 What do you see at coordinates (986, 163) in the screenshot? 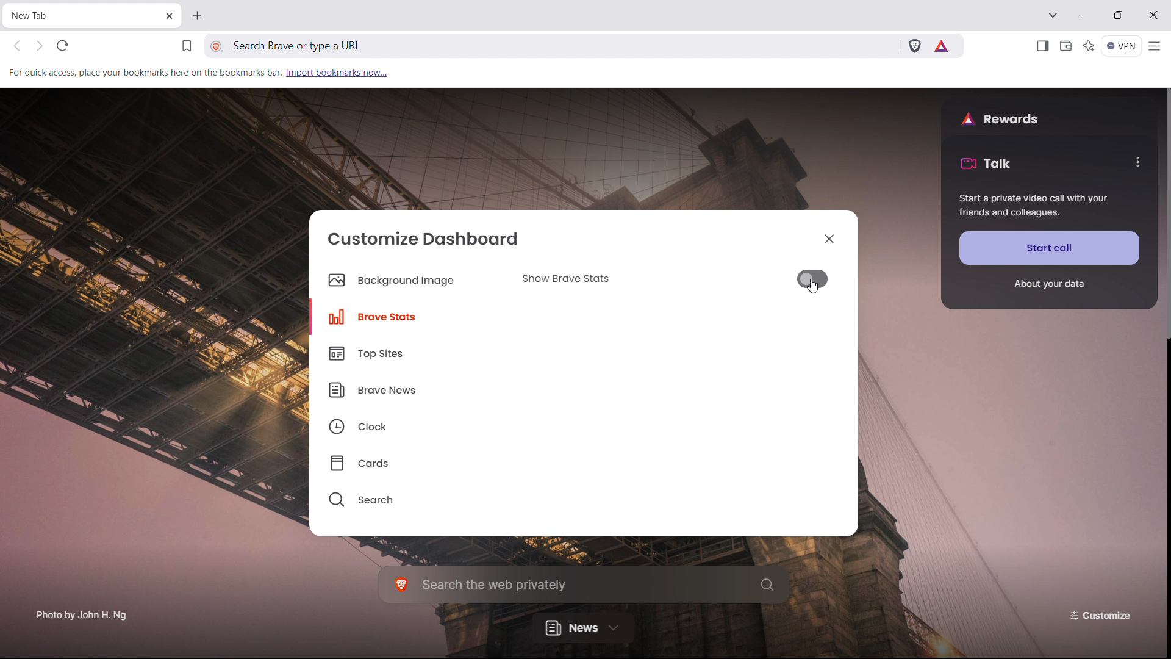
I see `talk` at bounding box center [986, 163].